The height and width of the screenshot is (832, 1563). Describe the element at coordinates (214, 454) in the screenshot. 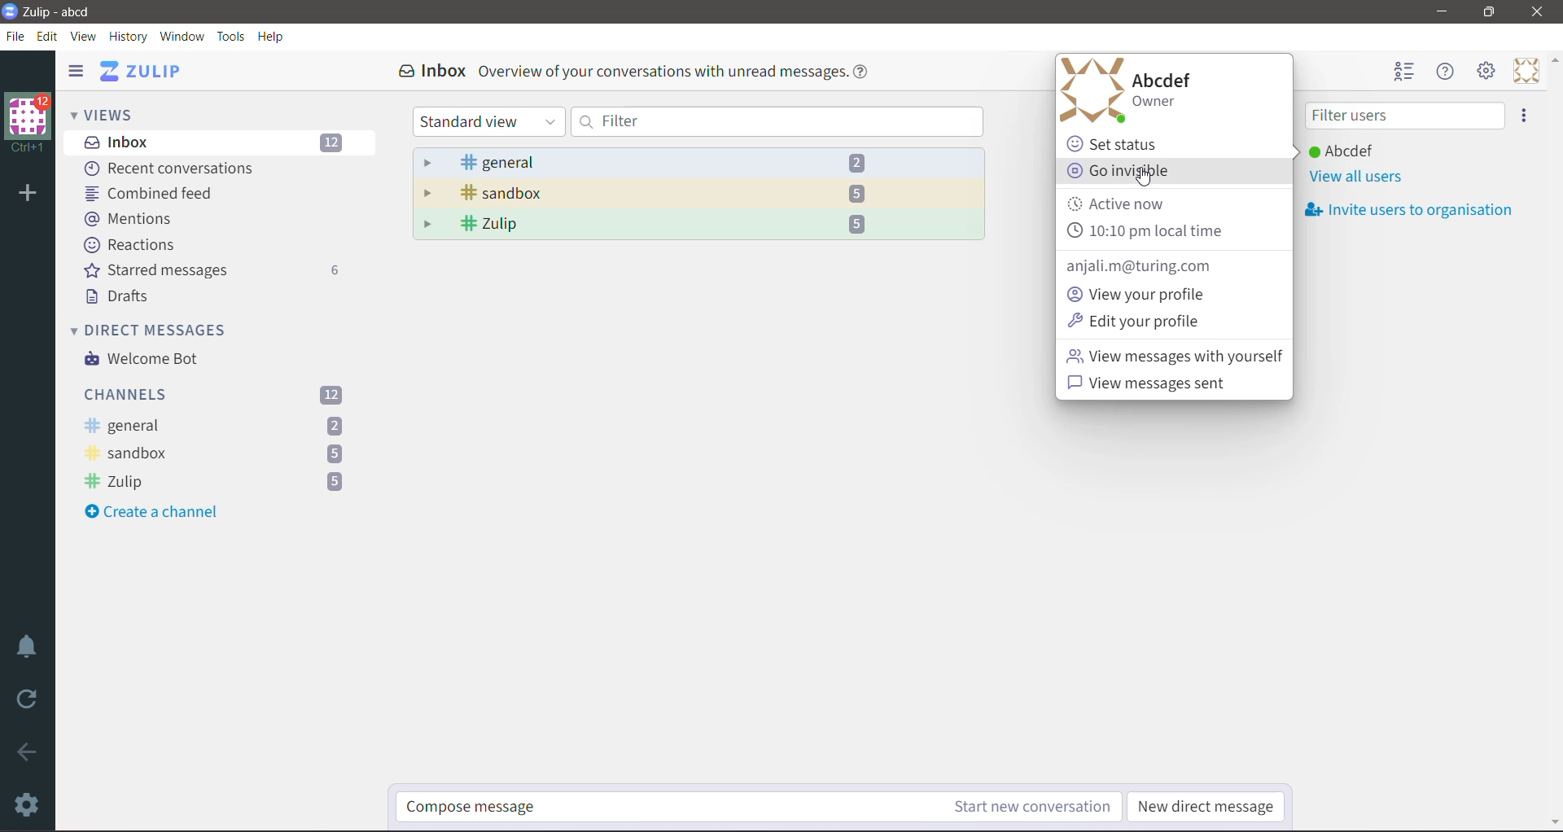

I see `sandbox -unread  messages count` at that location.